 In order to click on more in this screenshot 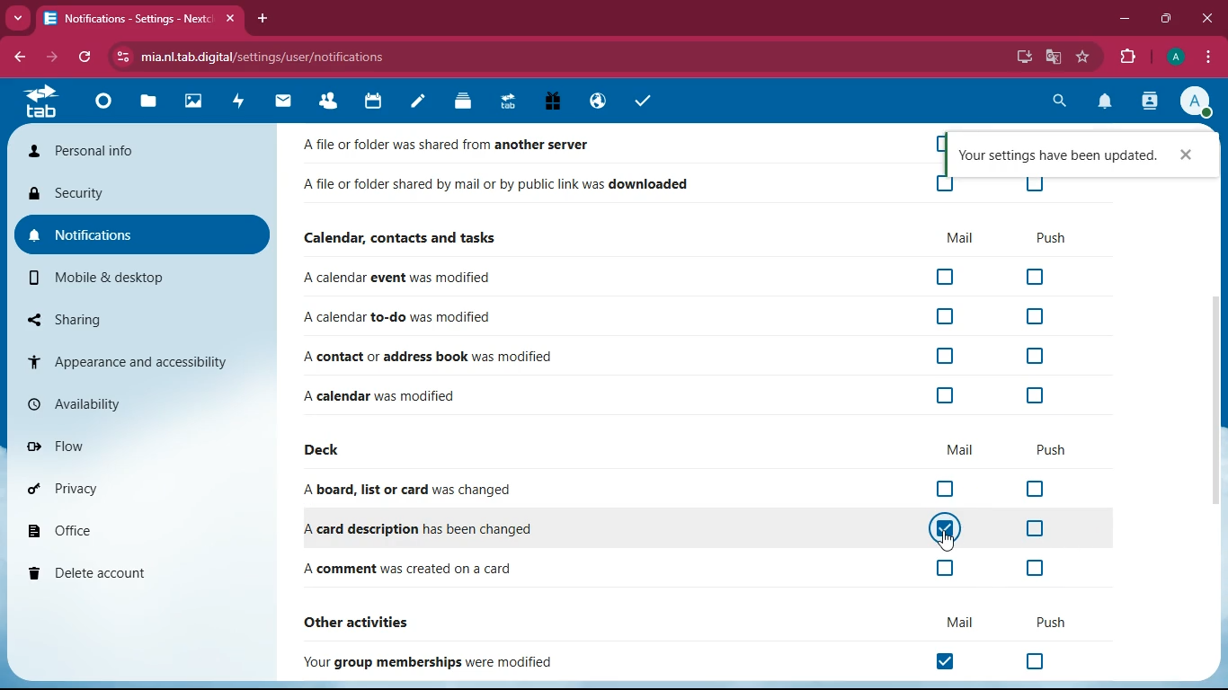, I will do `click(15, 18)`.